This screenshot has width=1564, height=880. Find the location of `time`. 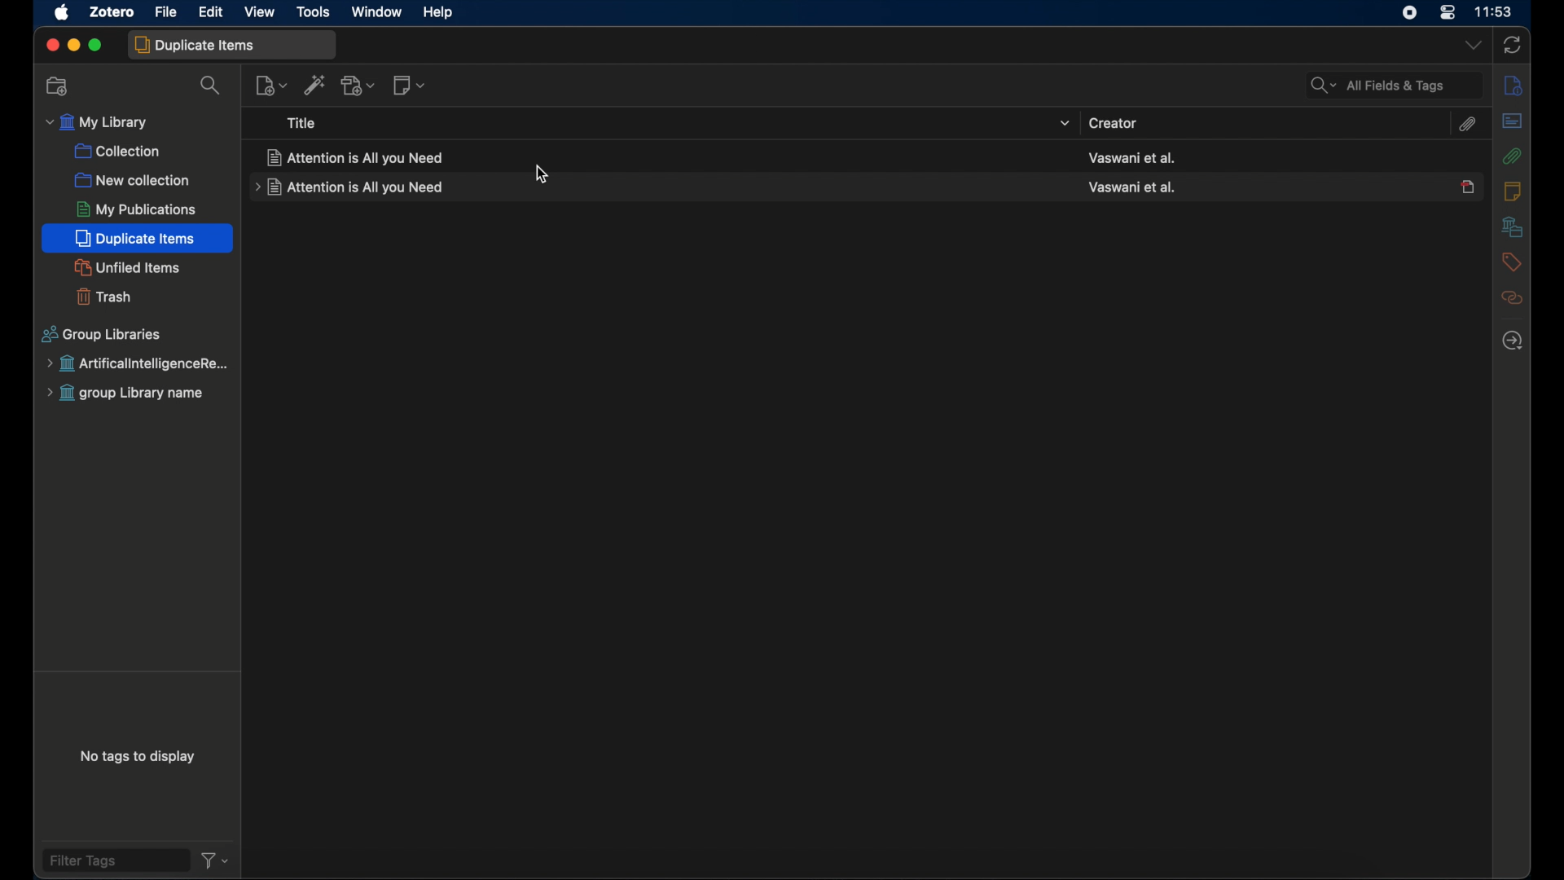

time is located at coordinates (1496, 11).